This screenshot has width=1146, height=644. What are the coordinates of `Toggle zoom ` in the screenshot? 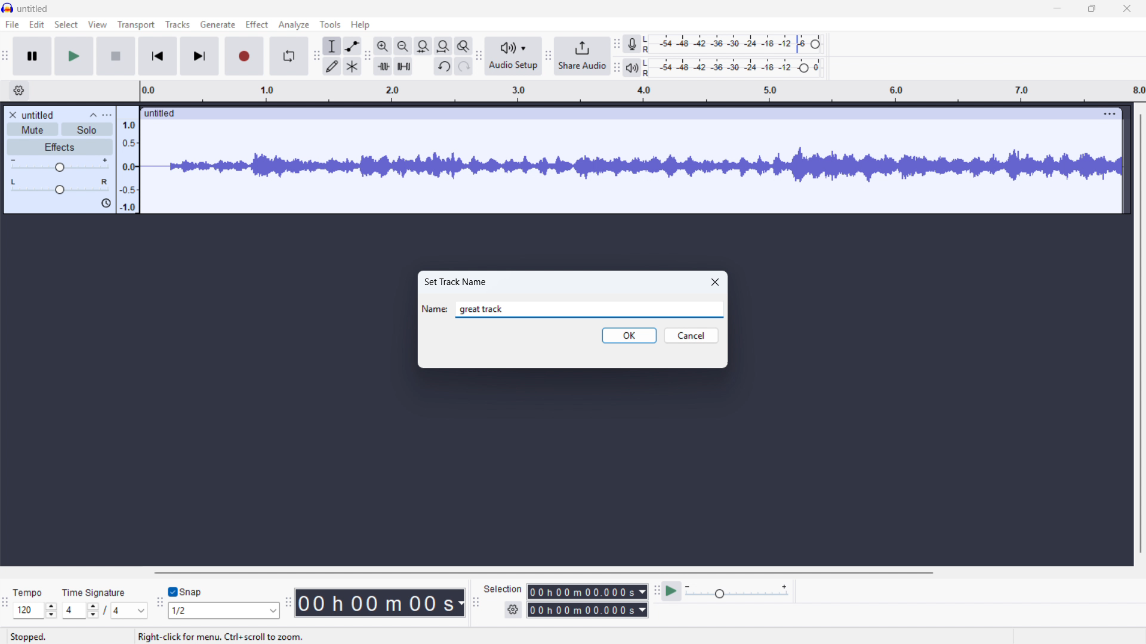 It's located at (463, 46).